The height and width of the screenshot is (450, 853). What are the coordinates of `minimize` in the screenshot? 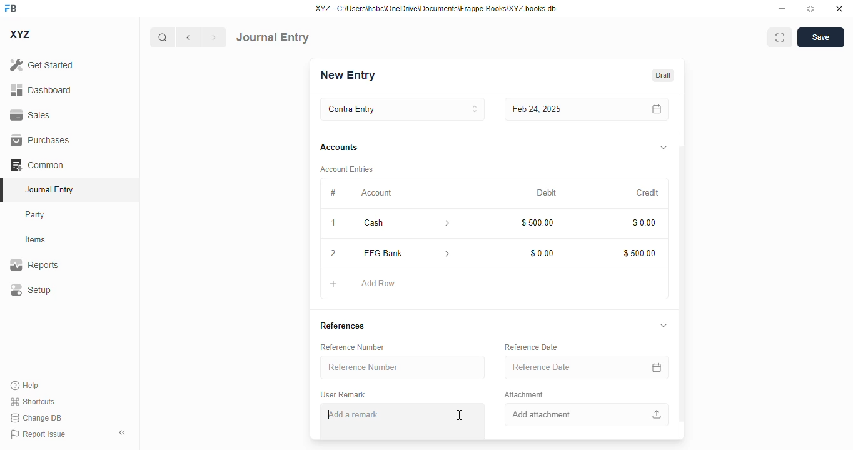 It's located at (782, 9).